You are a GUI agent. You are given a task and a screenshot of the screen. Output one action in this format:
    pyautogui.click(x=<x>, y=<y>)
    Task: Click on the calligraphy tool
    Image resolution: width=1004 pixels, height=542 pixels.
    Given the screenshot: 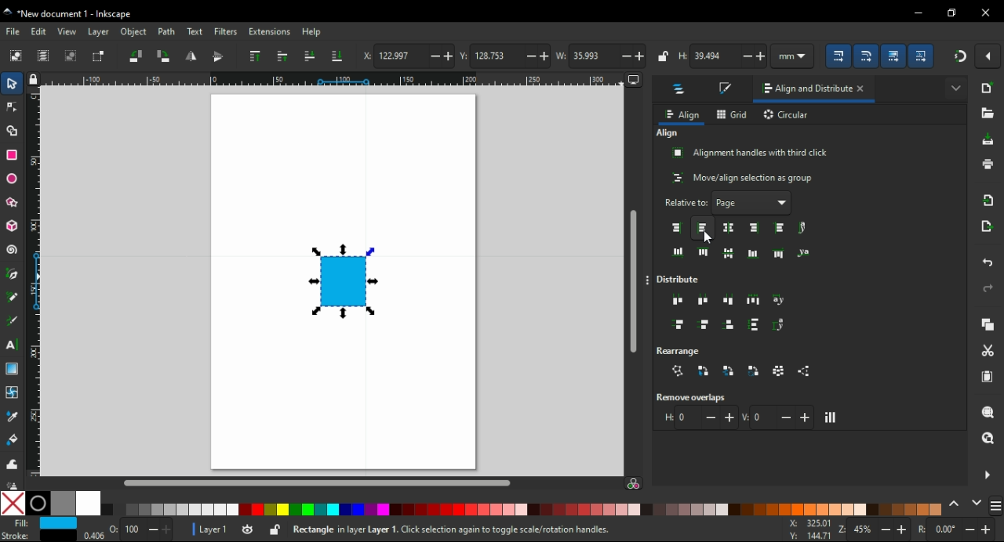 What is the action you would take?
    pyautogui.click(x=13, y=320)
    